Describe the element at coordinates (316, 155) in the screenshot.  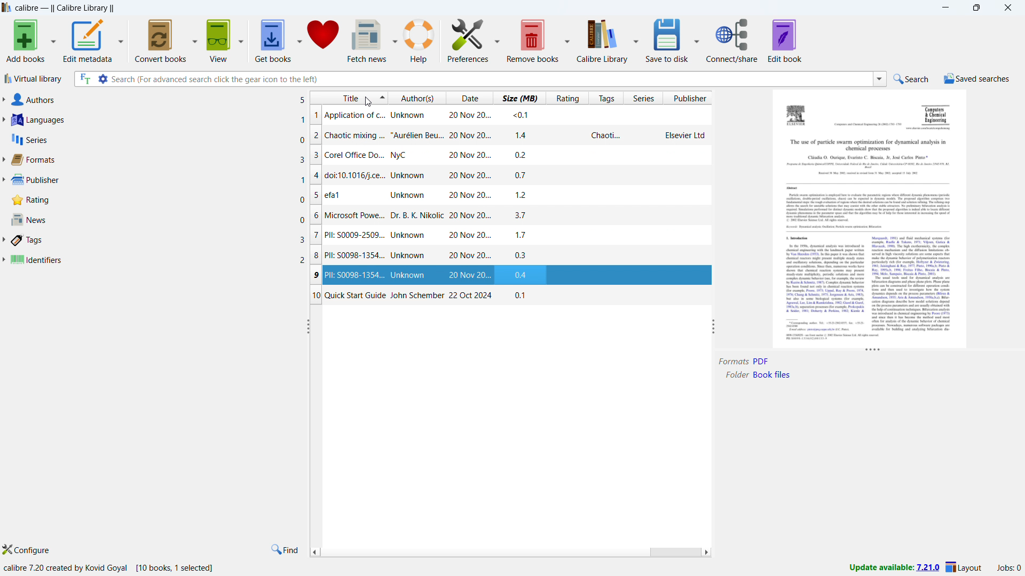
I see `3` at that location.